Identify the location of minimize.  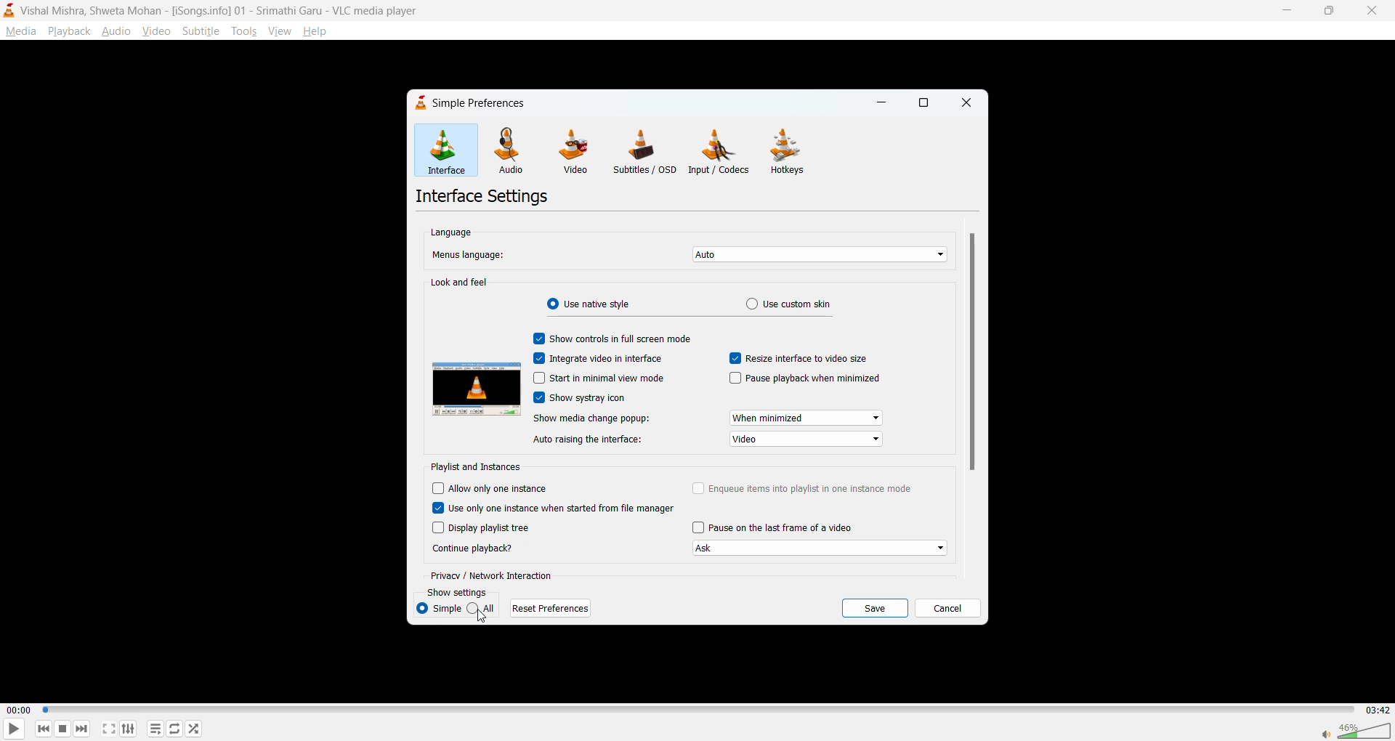
(881, 105).